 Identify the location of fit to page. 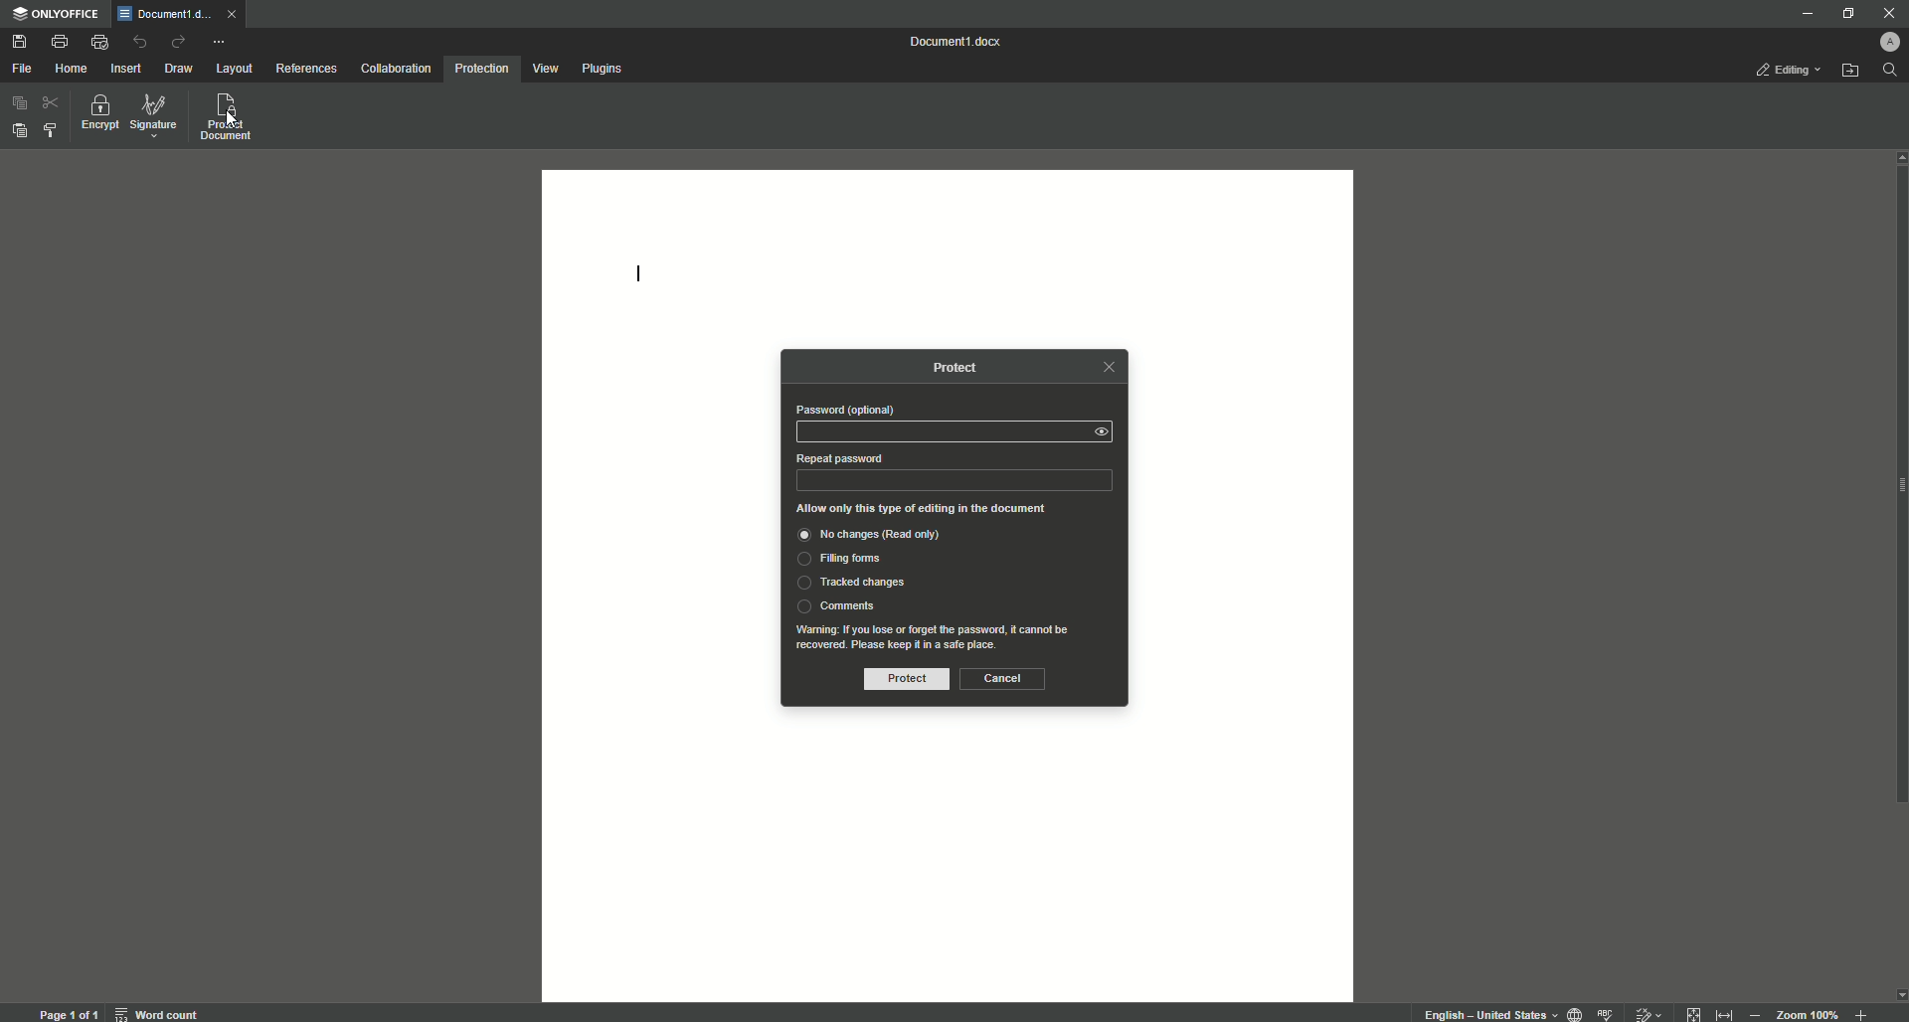
(1694, 1011).